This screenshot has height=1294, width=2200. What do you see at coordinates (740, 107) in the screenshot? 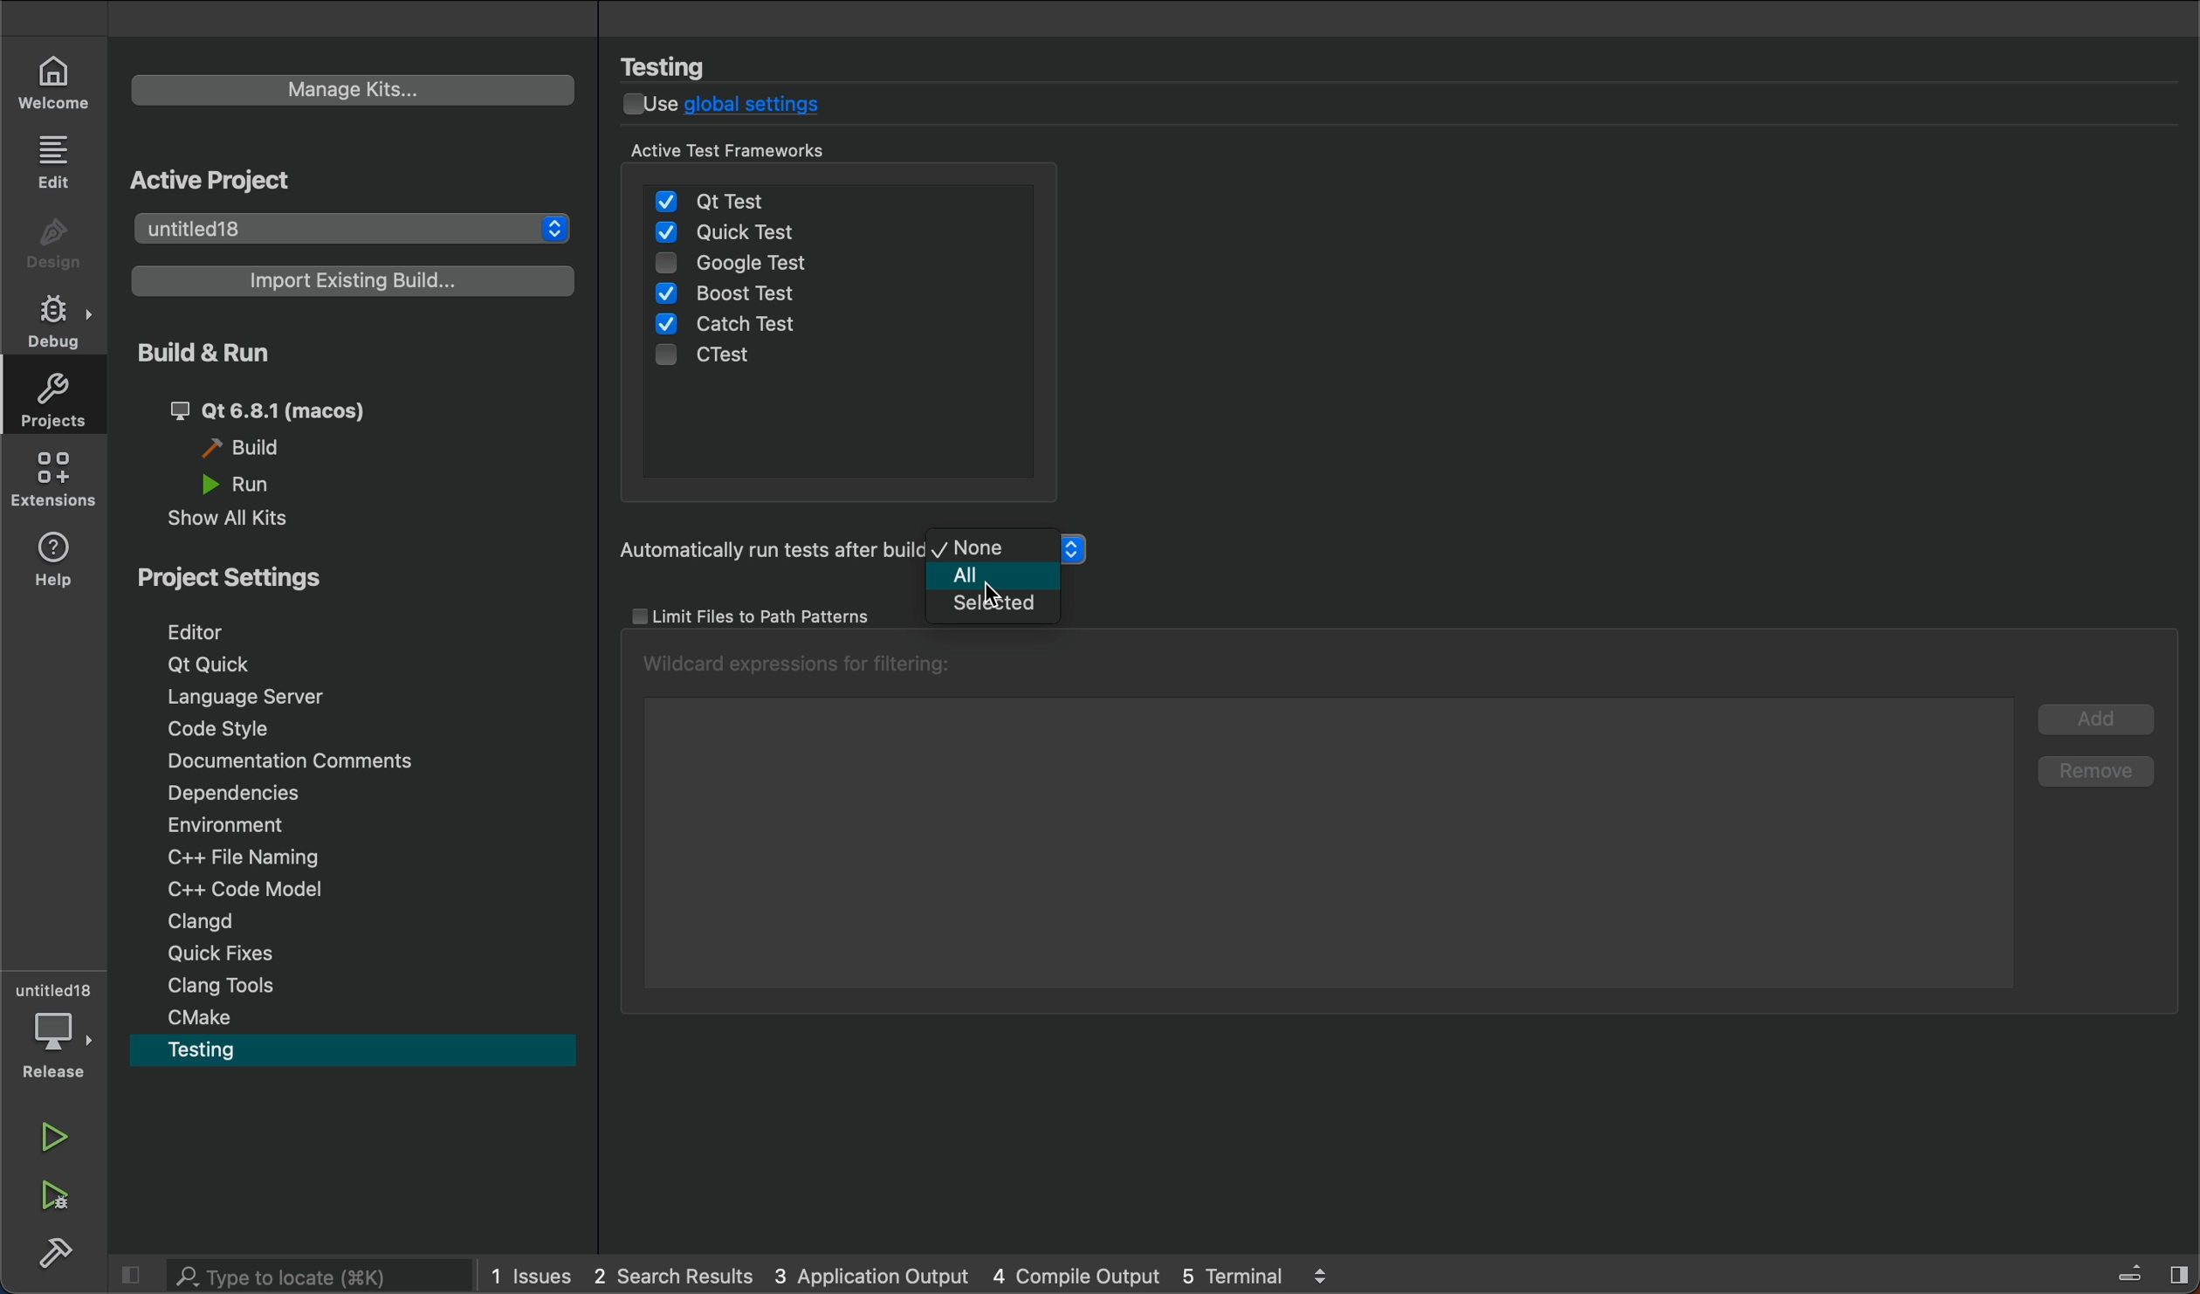
I see `use global setting ` at bounding box center [740, 107].